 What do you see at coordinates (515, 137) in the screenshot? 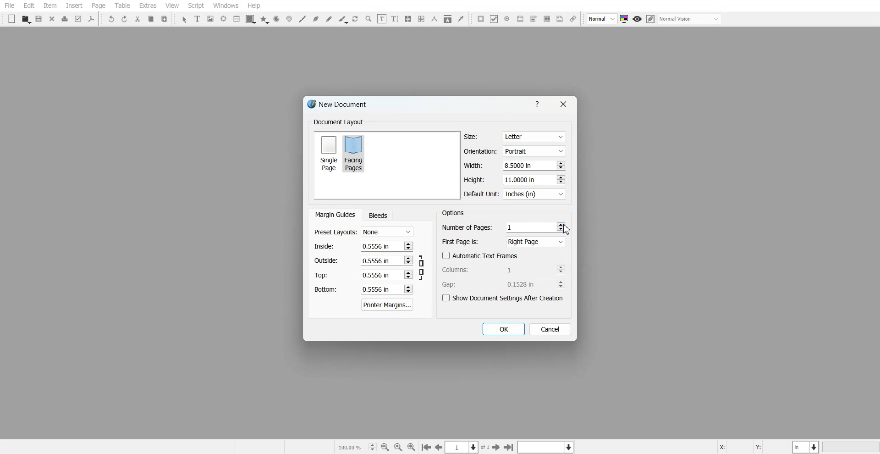
I see `Size` at bounding box center [515, 137].